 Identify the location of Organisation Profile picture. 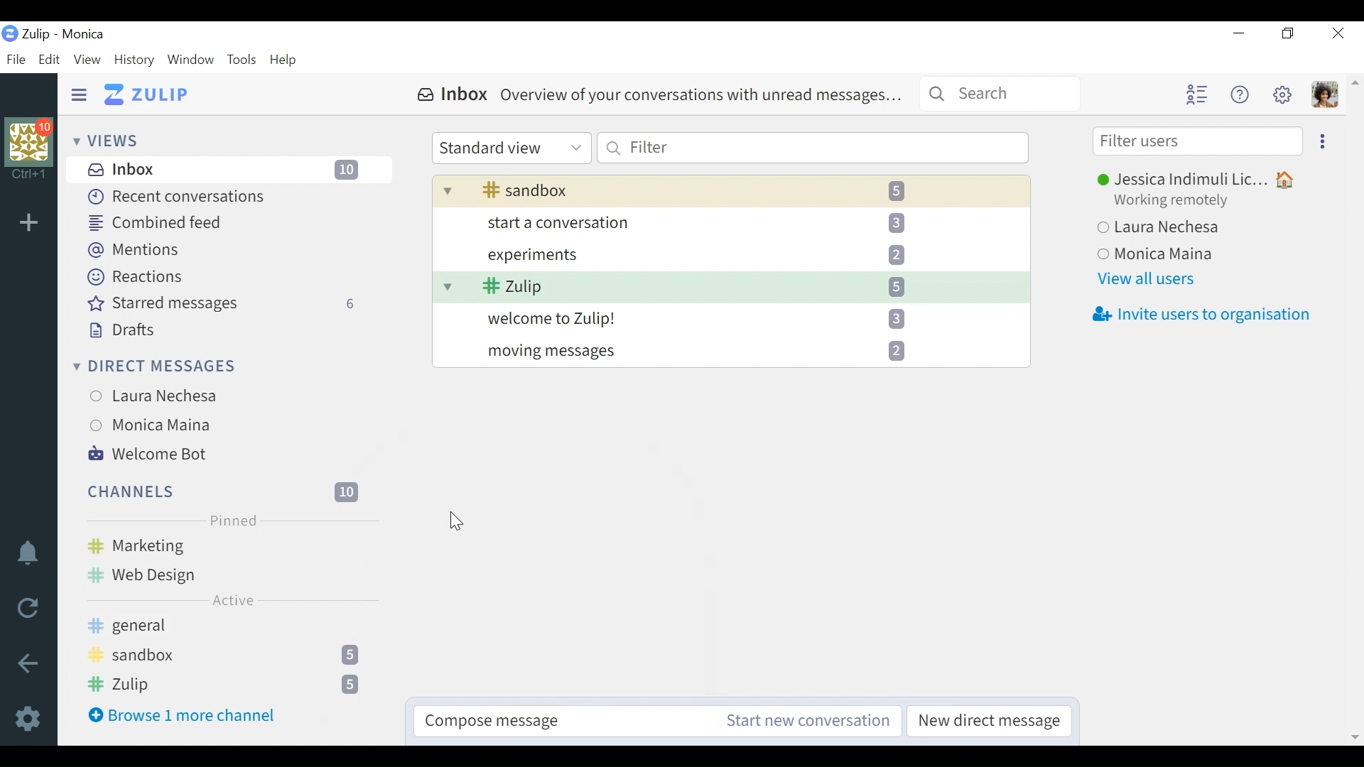
(31, 143).